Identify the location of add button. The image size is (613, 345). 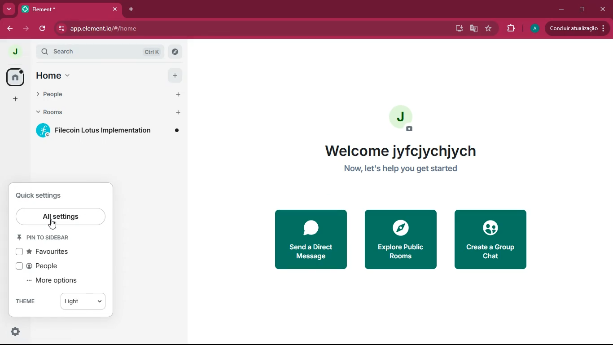
(175, 75).